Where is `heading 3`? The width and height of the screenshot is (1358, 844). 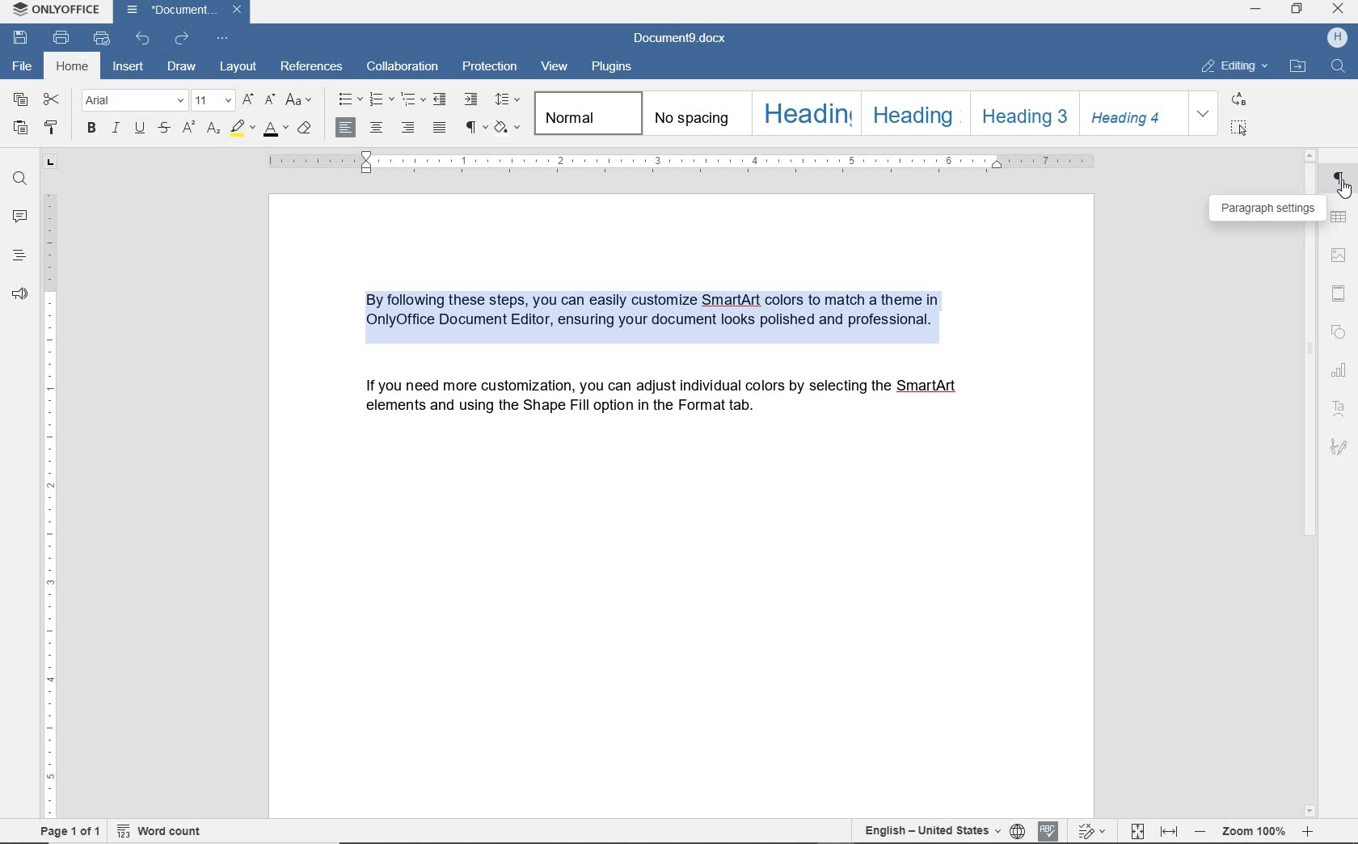
heading 3 is located at coordinates (1022, 112).